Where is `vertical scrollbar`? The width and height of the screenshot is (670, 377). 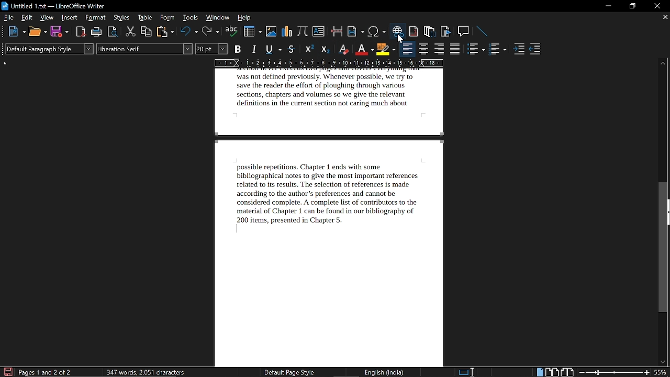
vertical scrollbar is located at coordinates (663, 248).